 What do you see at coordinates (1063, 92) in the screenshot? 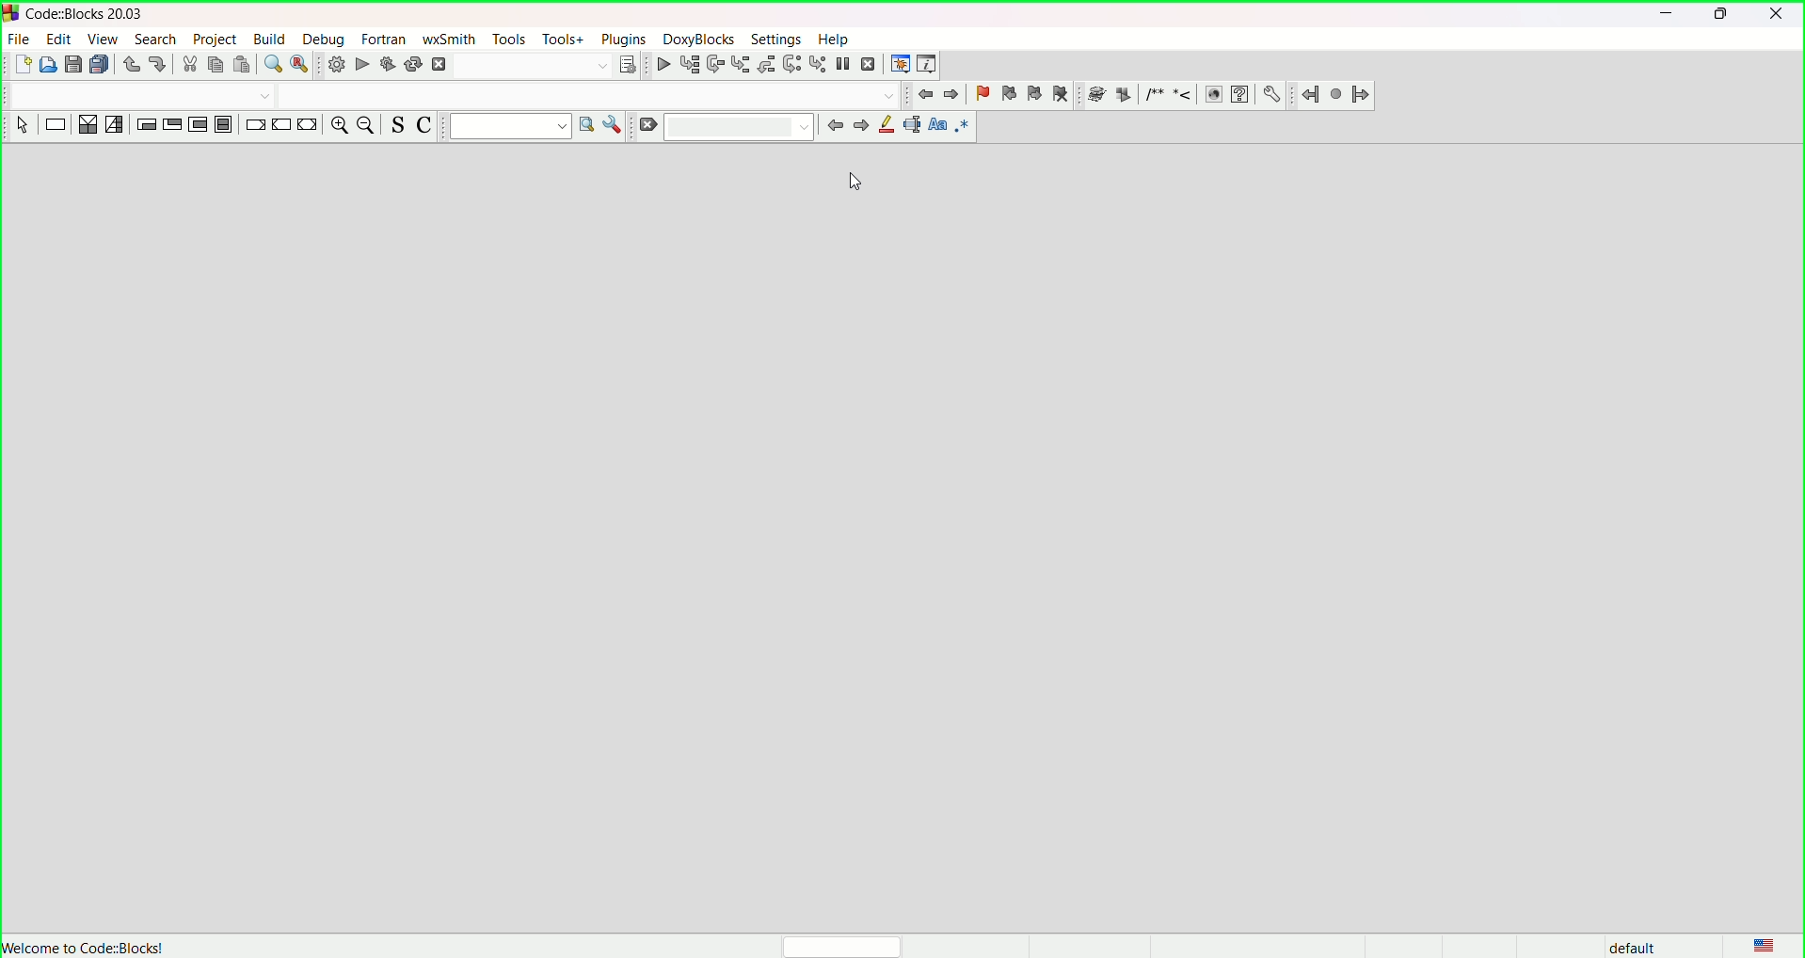
I see `clear bookmark` at bounding box center [1063, 92].